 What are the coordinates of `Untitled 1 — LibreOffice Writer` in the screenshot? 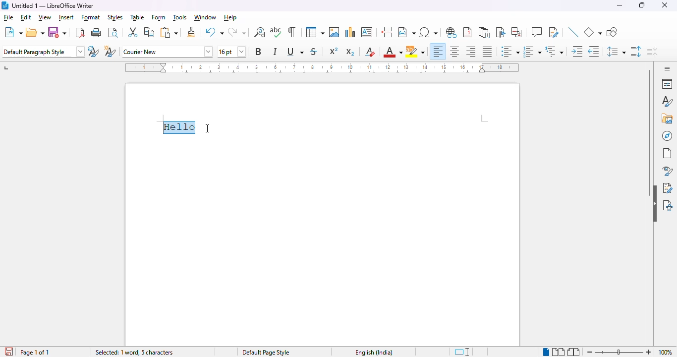 It's located at (54, 5).